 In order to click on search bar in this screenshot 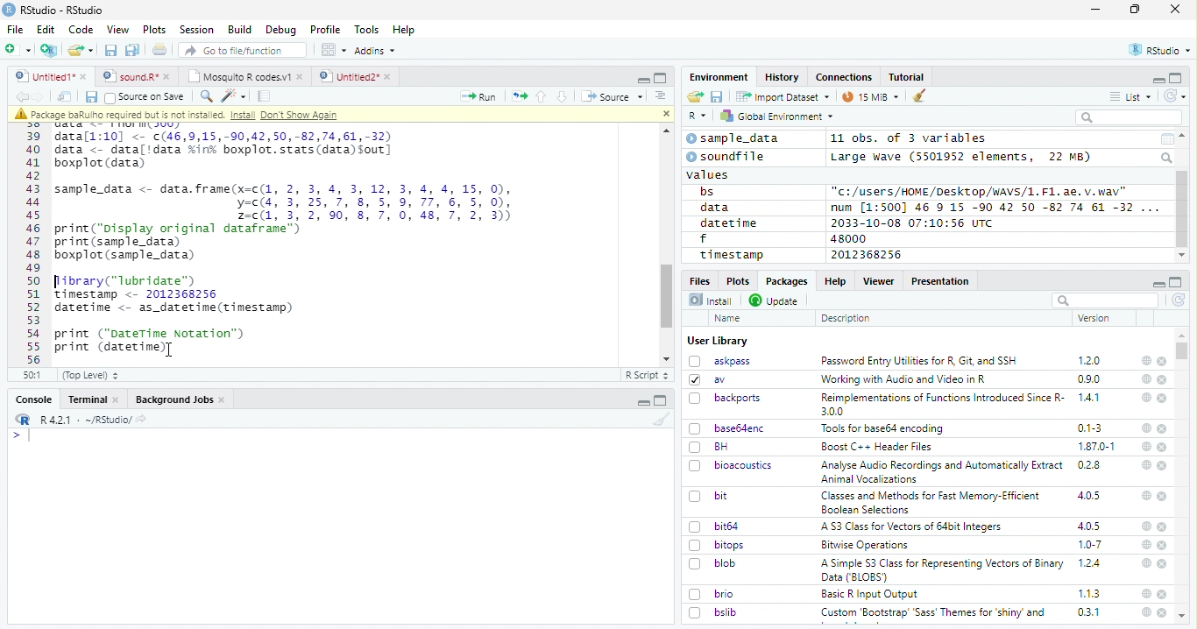, I will do `click(1103, 300)`.